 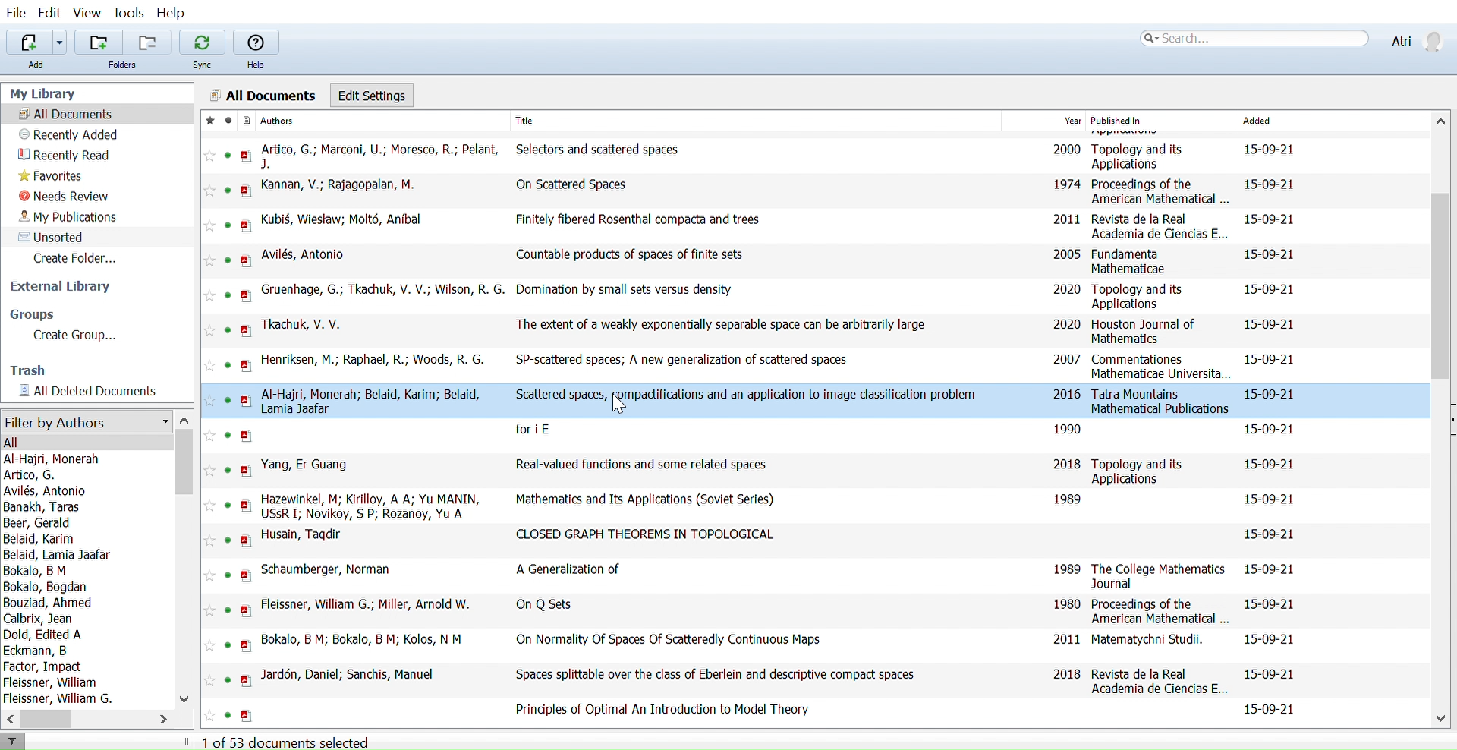 I want to click on Search, so click(x=1252, y=38).